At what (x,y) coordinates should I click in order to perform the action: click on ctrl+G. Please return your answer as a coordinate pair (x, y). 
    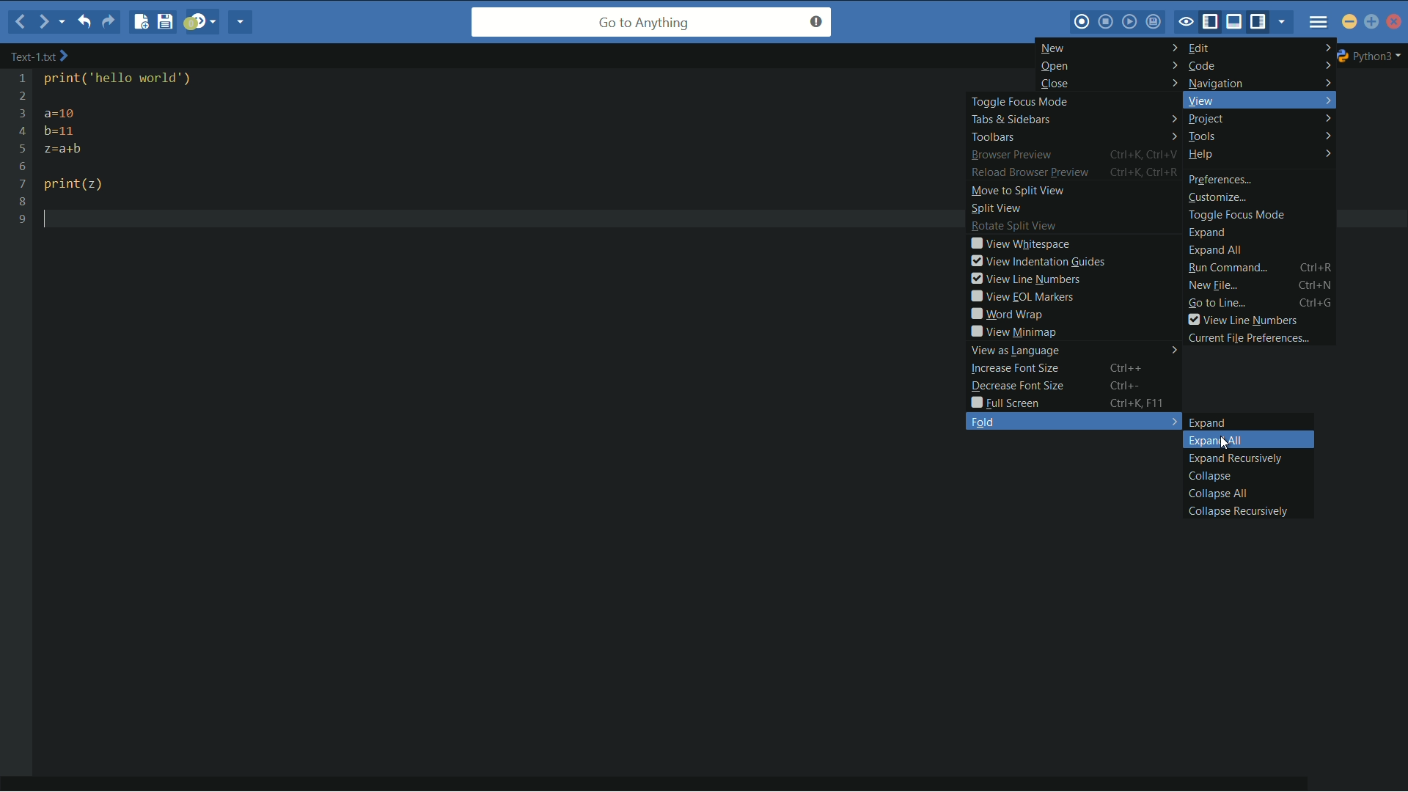
    Looking at the image, I should click on (1319, 304).